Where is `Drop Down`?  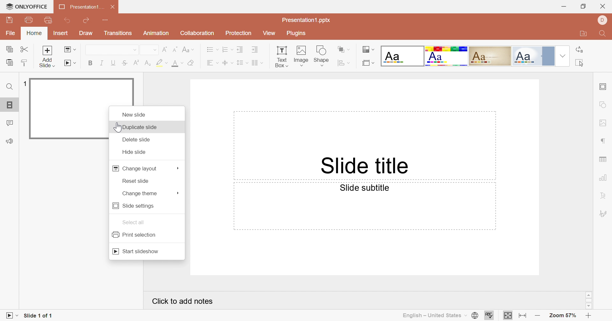 Drop Down is located at coordinates (262, 63).